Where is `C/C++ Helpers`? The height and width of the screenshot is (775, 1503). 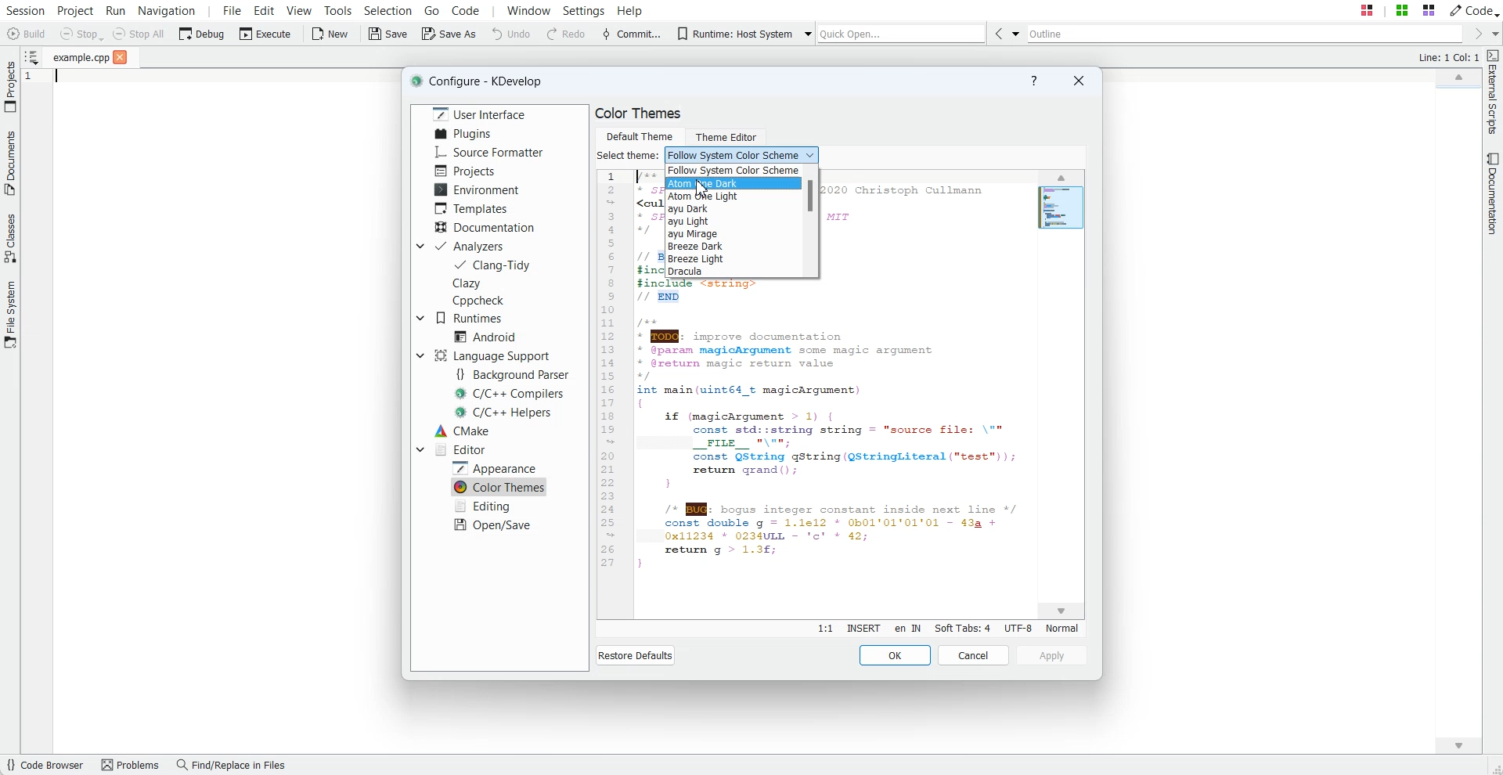 C/C++ Helpers is located at coordinates (505, 412).